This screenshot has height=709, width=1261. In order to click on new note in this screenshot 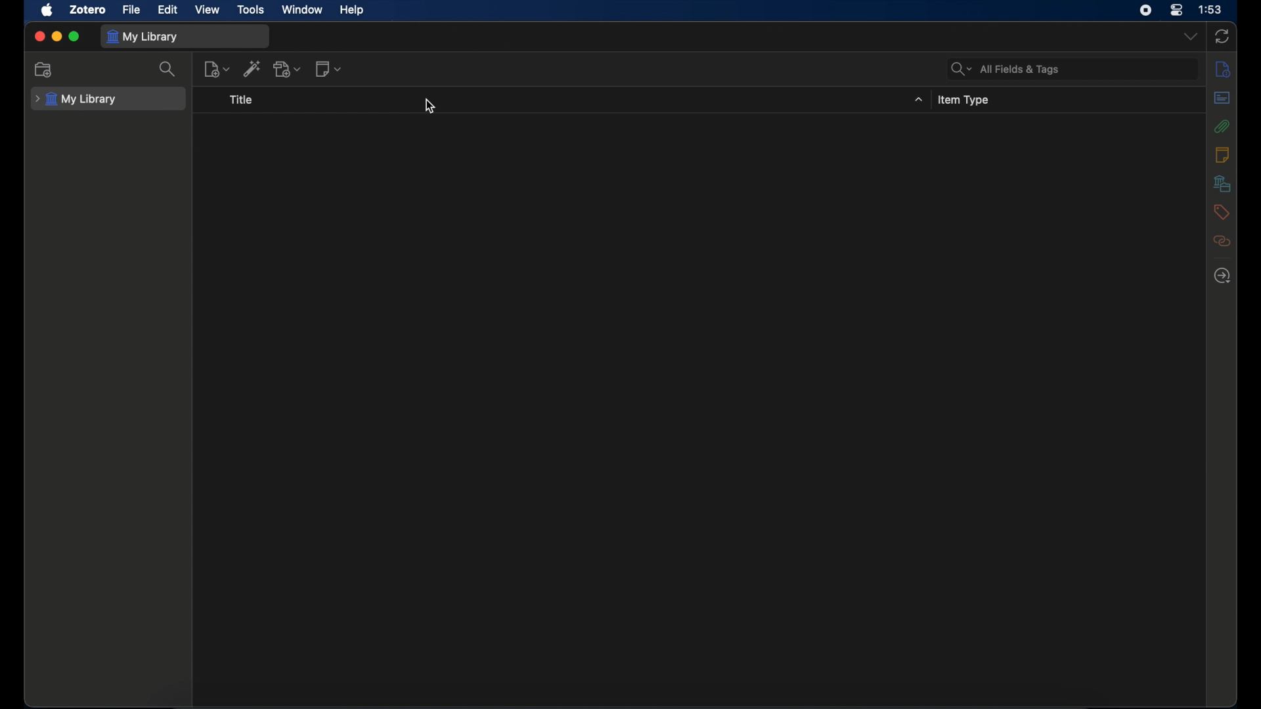, I will do `click(328, 69)`.